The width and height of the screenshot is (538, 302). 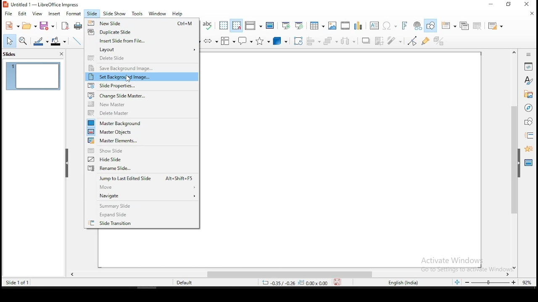 What do you see at coordinates (530, 54) in the screenshot?
I see `sidebar settings` at bounding box center [530, 54].